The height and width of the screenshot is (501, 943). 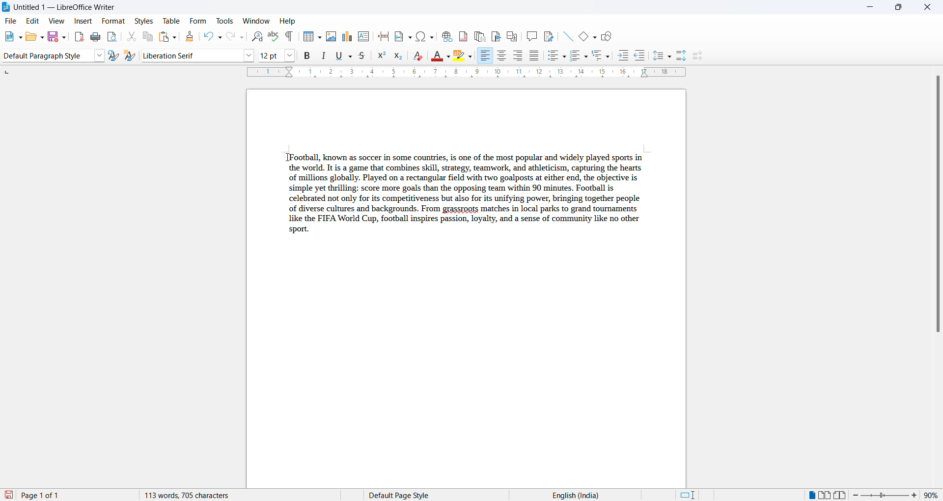 I want to click on decrease paragraph spacing, so click(x=699, y=56).